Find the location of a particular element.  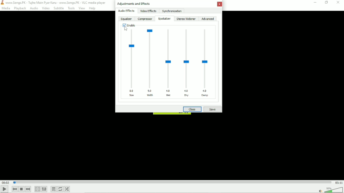

Play is located at coordinates (4, 189).